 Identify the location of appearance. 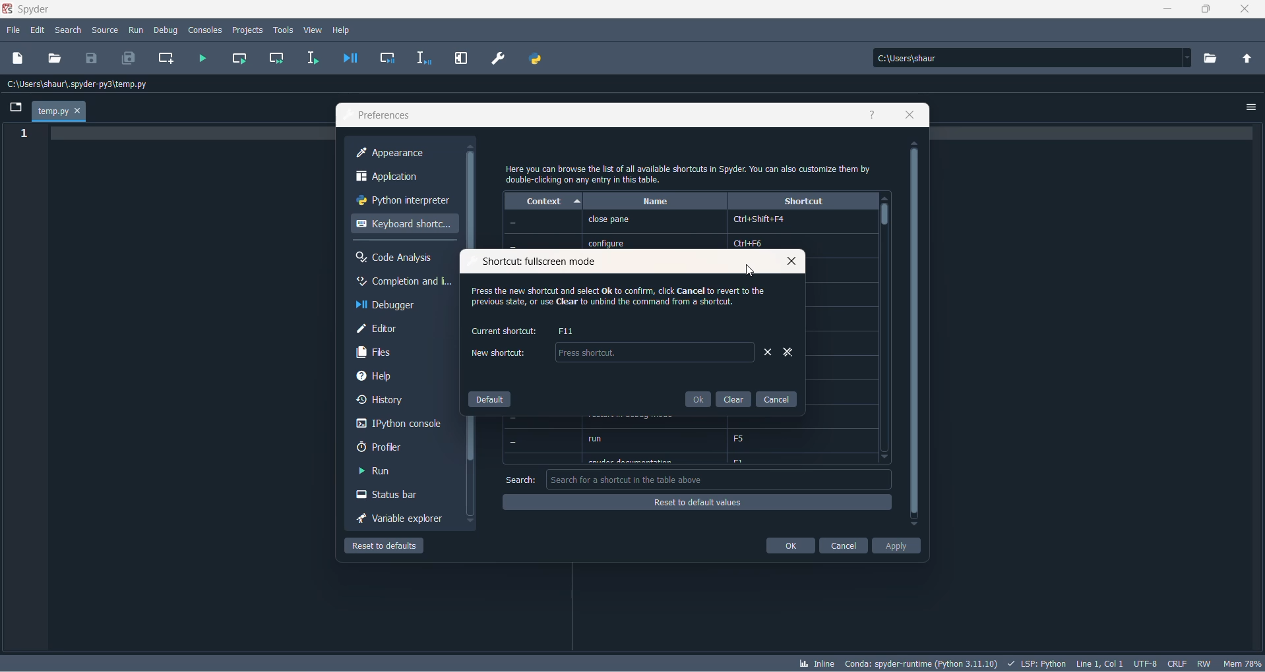
(406, 154).